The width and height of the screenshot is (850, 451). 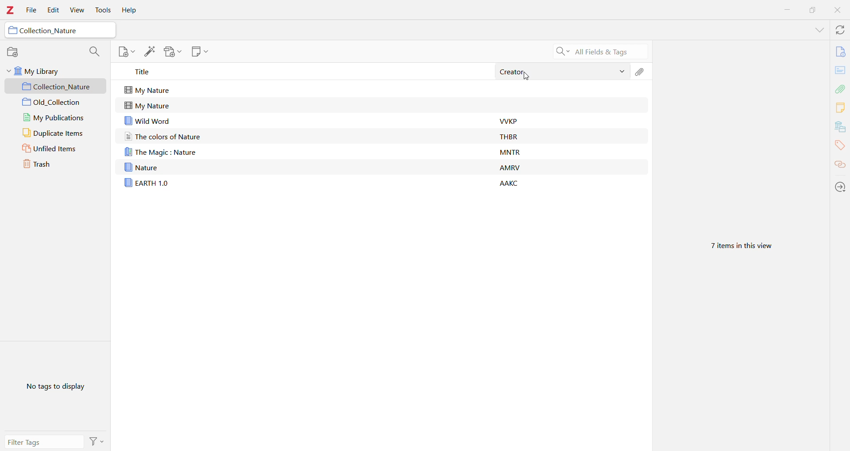 I want to click on Actions, so click(x=98, y=442).